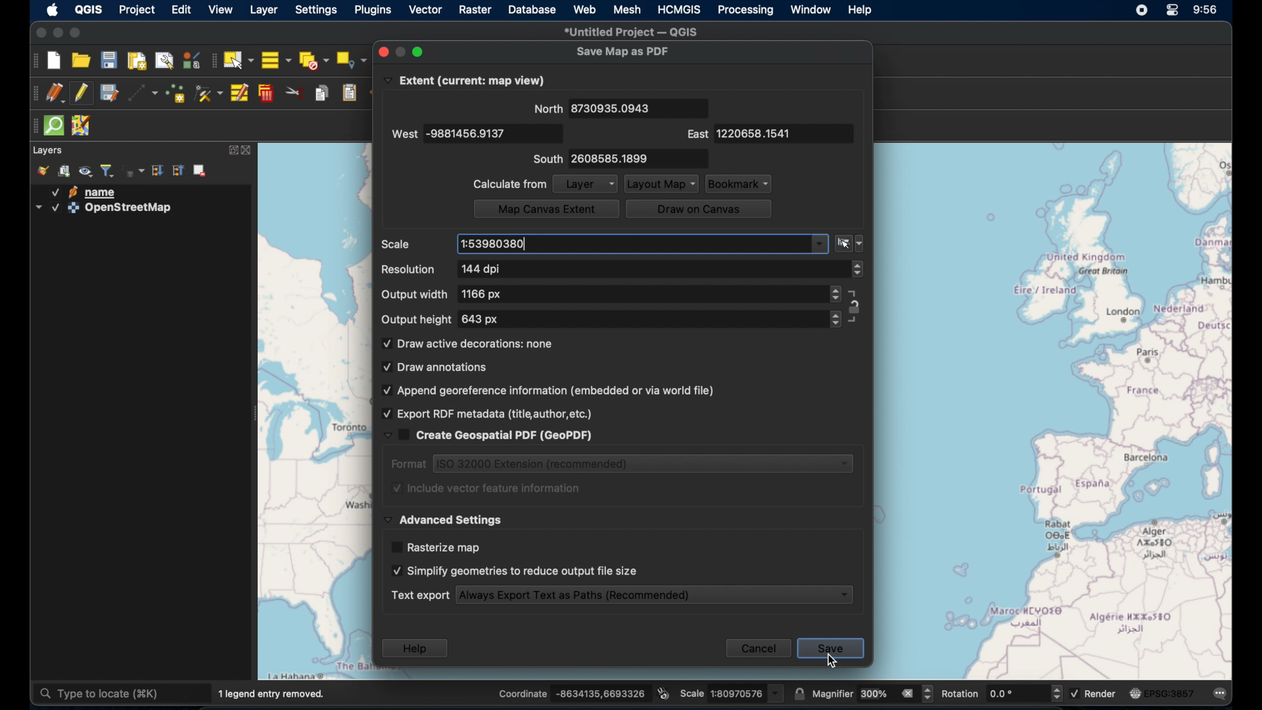  I want to click on QGIS, so click(88, 10).